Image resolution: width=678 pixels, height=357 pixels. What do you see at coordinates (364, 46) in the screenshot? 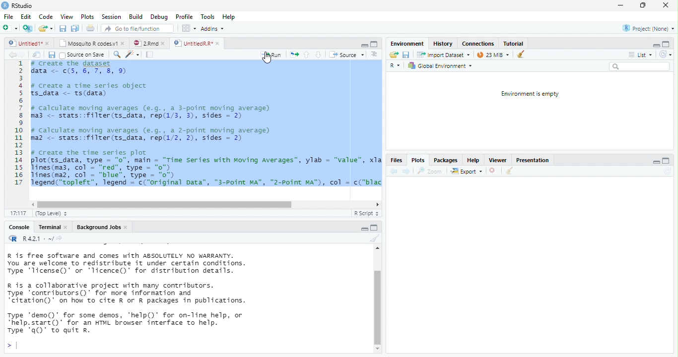
I see `minimize` at bounding box center [364, 46].